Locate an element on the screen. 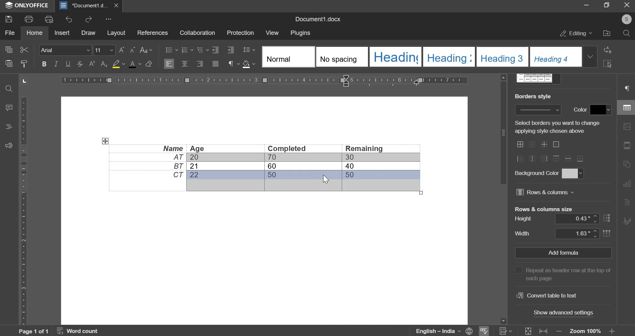 This screenshot has height=336, width=635. maximize is located at coordinates (608, 5).